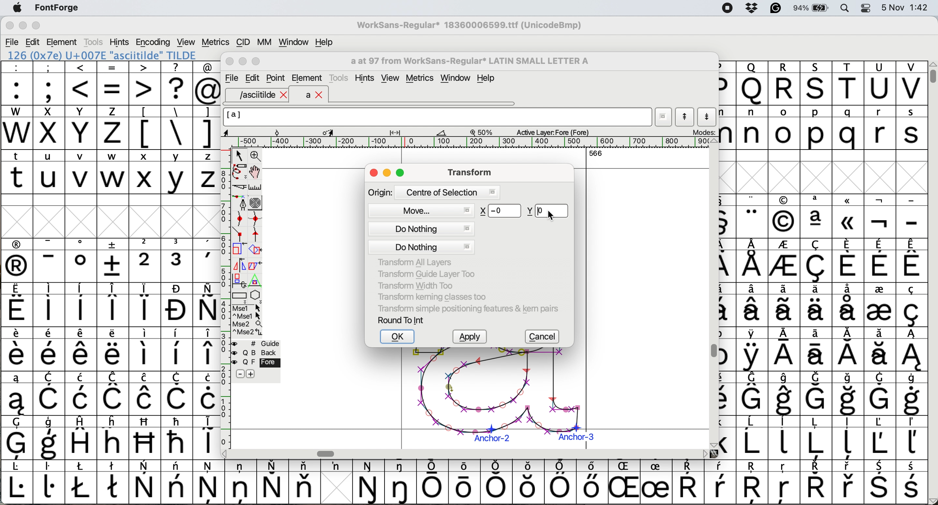 Image resolution: width=938 pixels, height=505 pixels. I want to click on tranform width too, so click(419, 285).